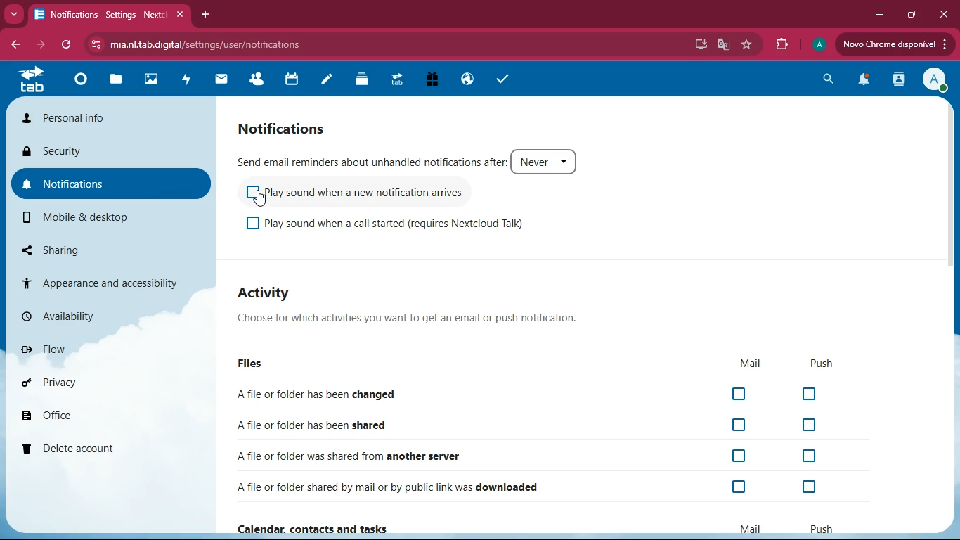 The image size is (960, 540). I want to click on off, so click(741, 456).